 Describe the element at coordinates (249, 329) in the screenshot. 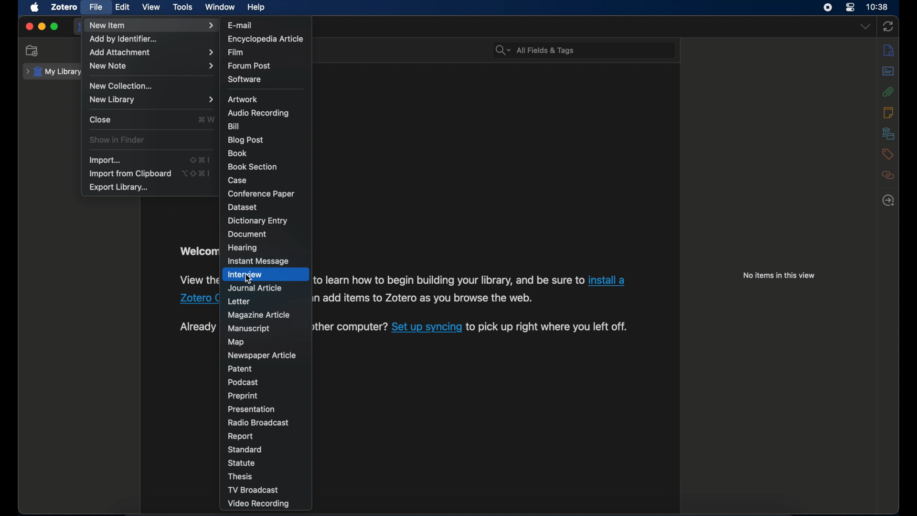

I see `manuscript` at that location.